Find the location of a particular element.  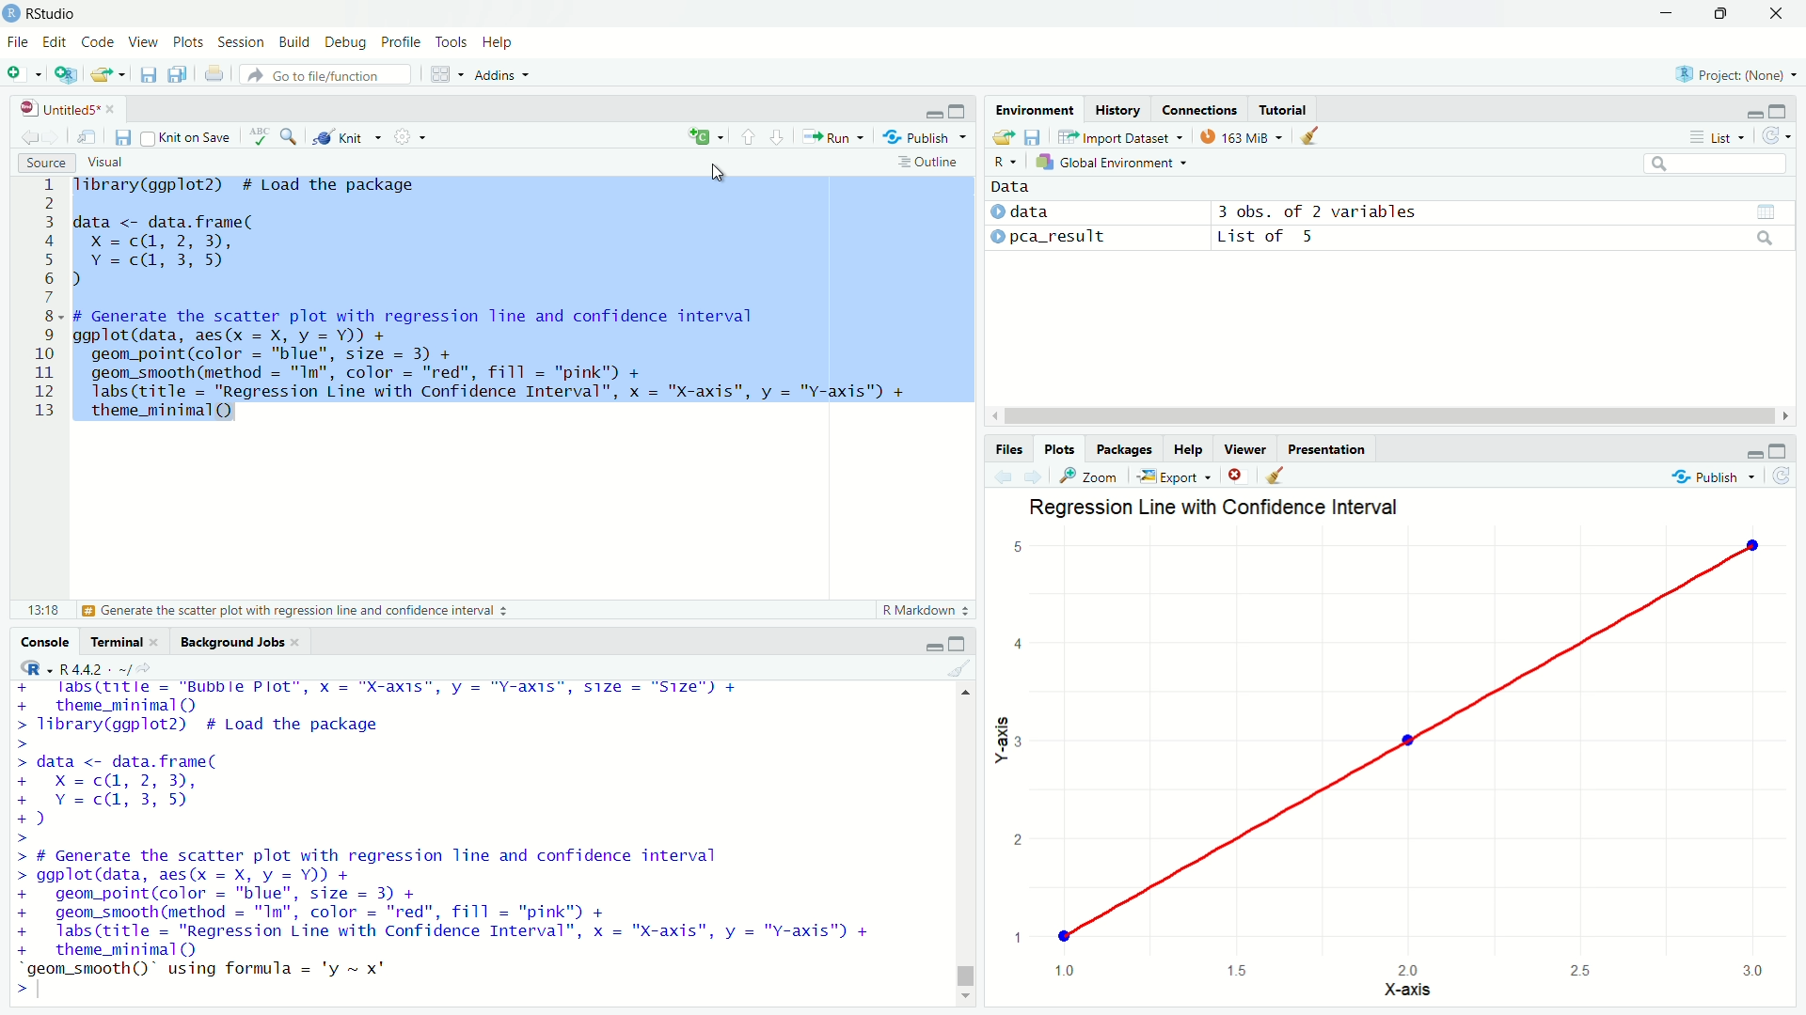

close is located at coordinates (115, 109).